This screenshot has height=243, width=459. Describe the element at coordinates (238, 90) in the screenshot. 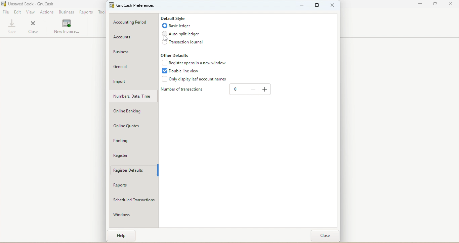

I see `Text box` at that location.